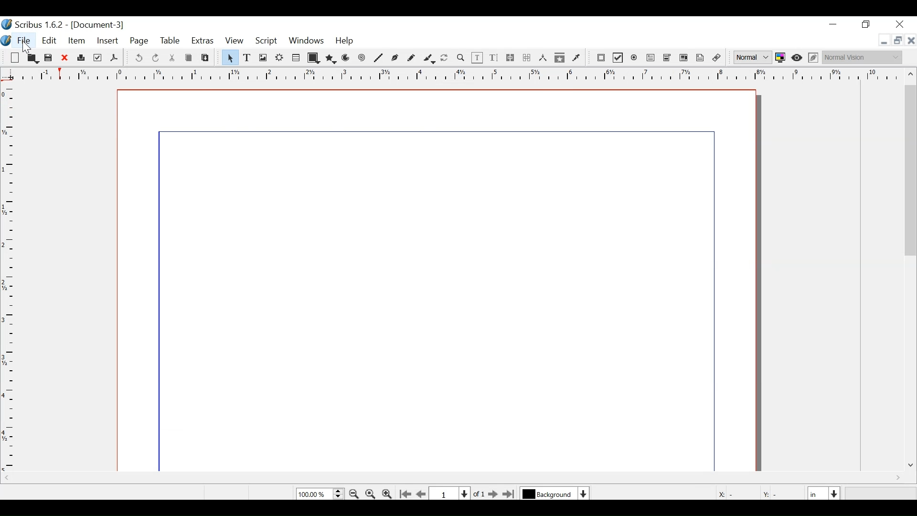 The image size is (917, 516). What do you see at coordinates (583, 493) in the screenshot?
I see `` at bounding box center [583, 493].